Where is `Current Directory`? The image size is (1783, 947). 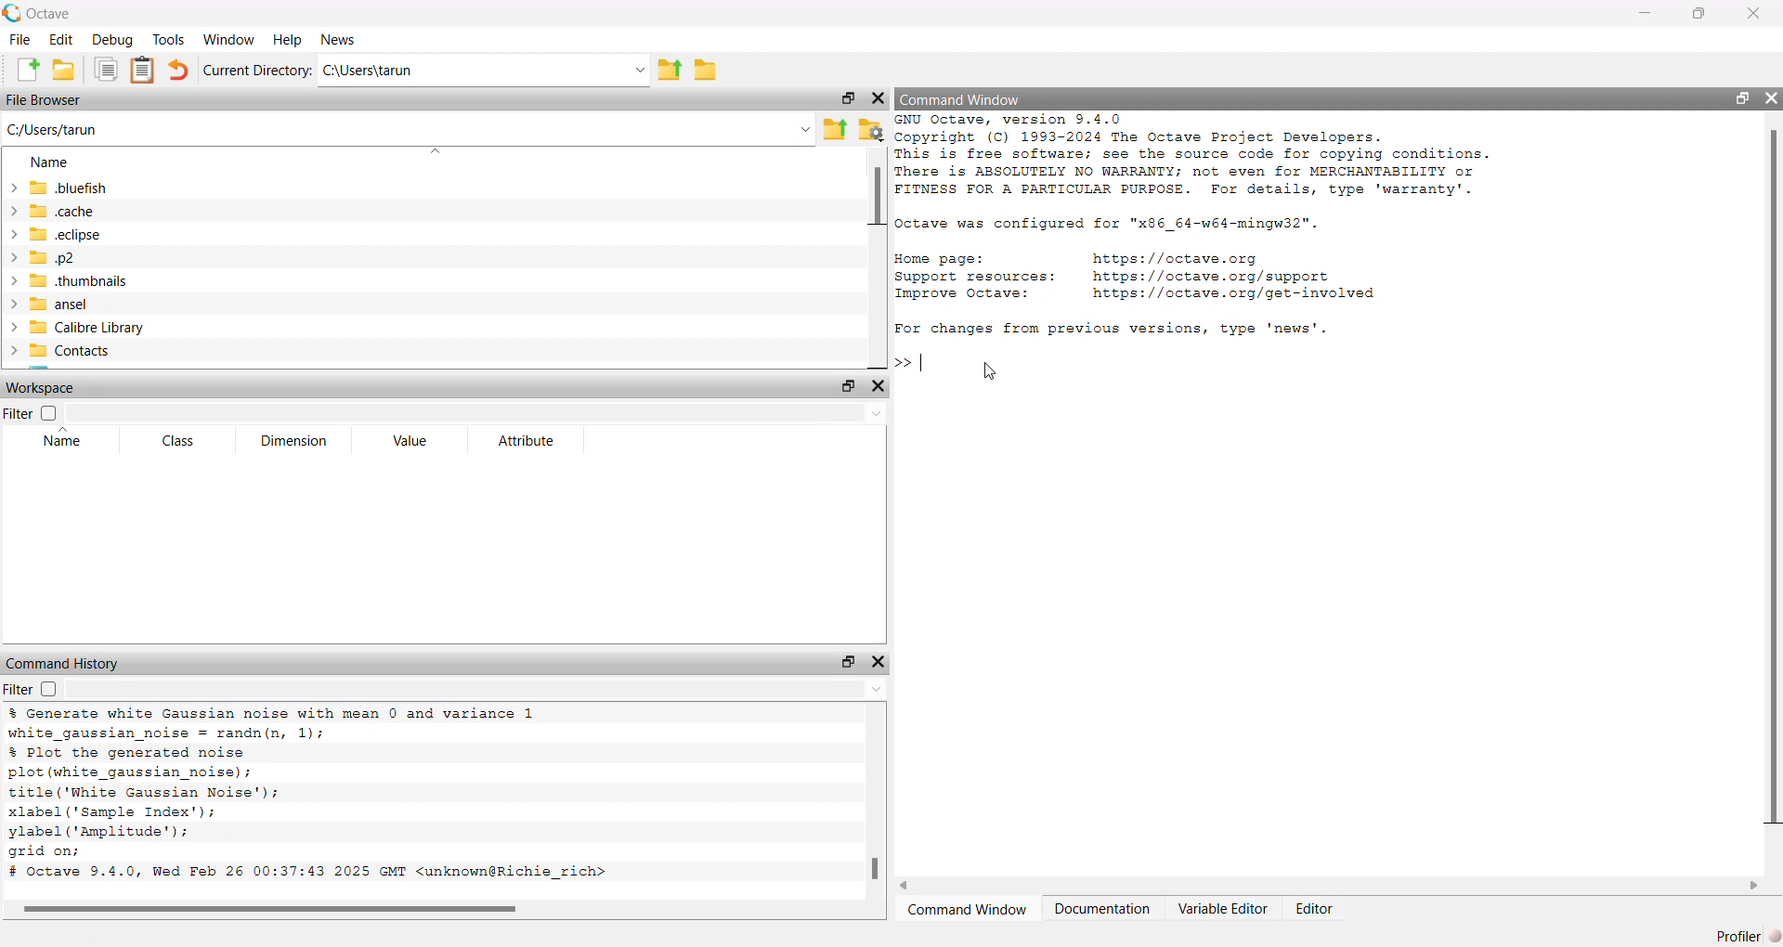
Current Directory is located at coordinates (255, 69).